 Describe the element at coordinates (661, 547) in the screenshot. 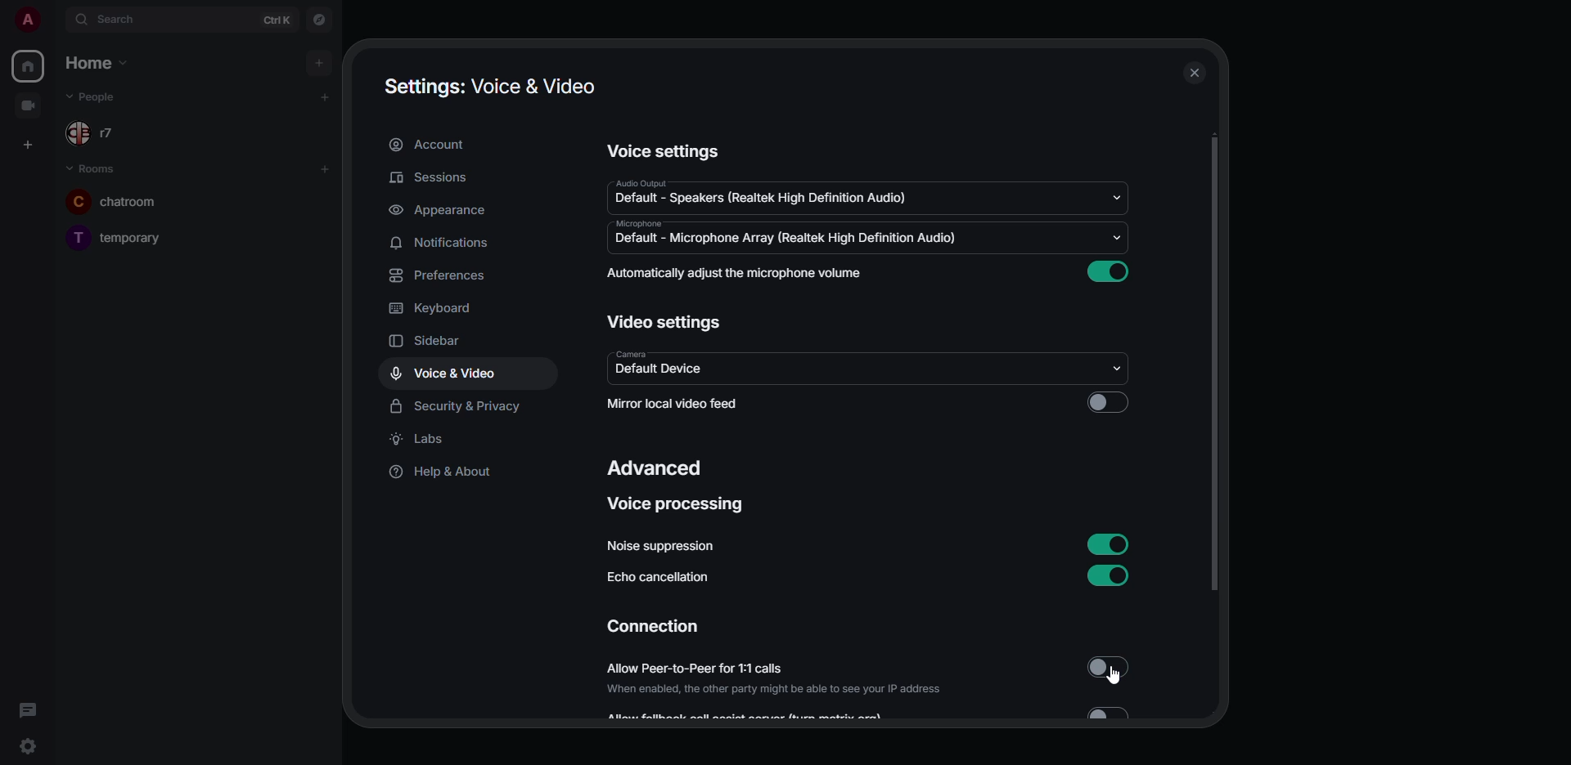

I see `noise suppression` at that location.